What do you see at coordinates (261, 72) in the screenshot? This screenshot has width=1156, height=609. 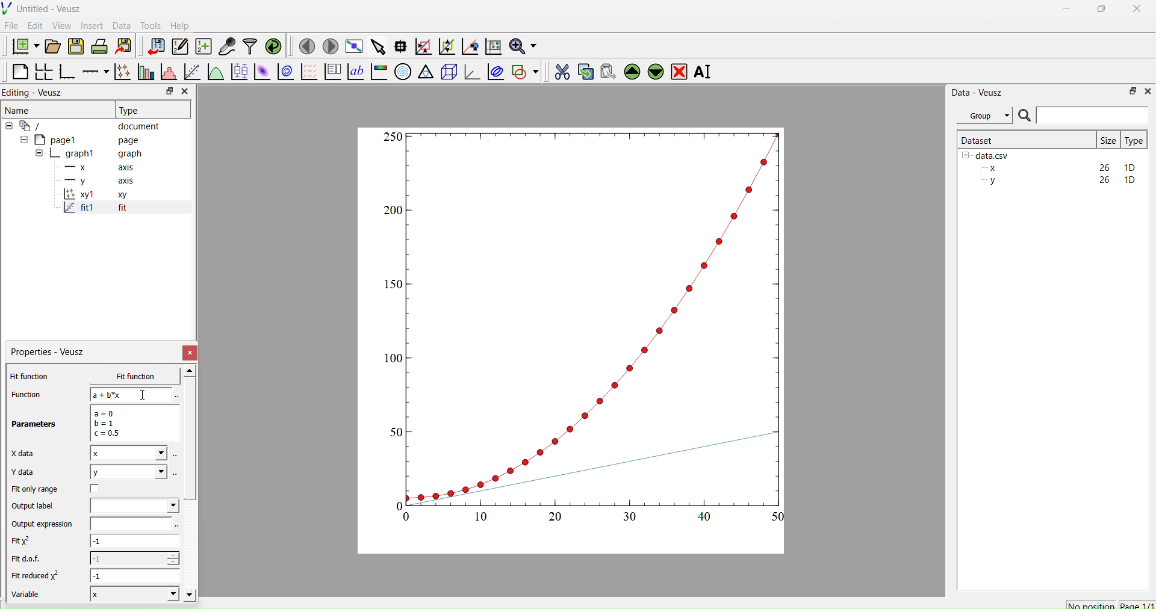 I see `Plot a 2d dataset as image` at bounding box center [261, 72].